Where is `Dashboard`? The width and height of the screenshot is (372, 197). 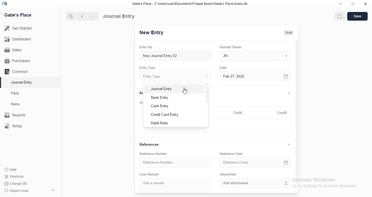
Dashboard is located at coordinates (18, 39).